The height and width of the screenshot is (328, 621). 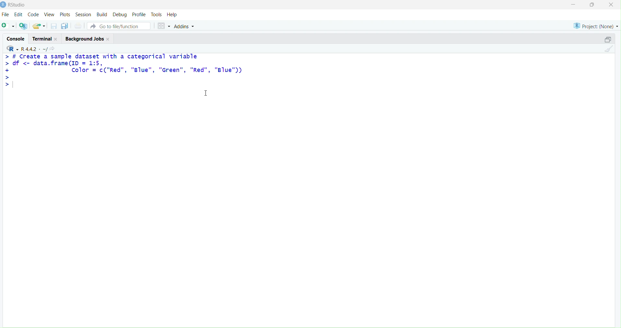 I want to click on close, so click(x=611, y=4).